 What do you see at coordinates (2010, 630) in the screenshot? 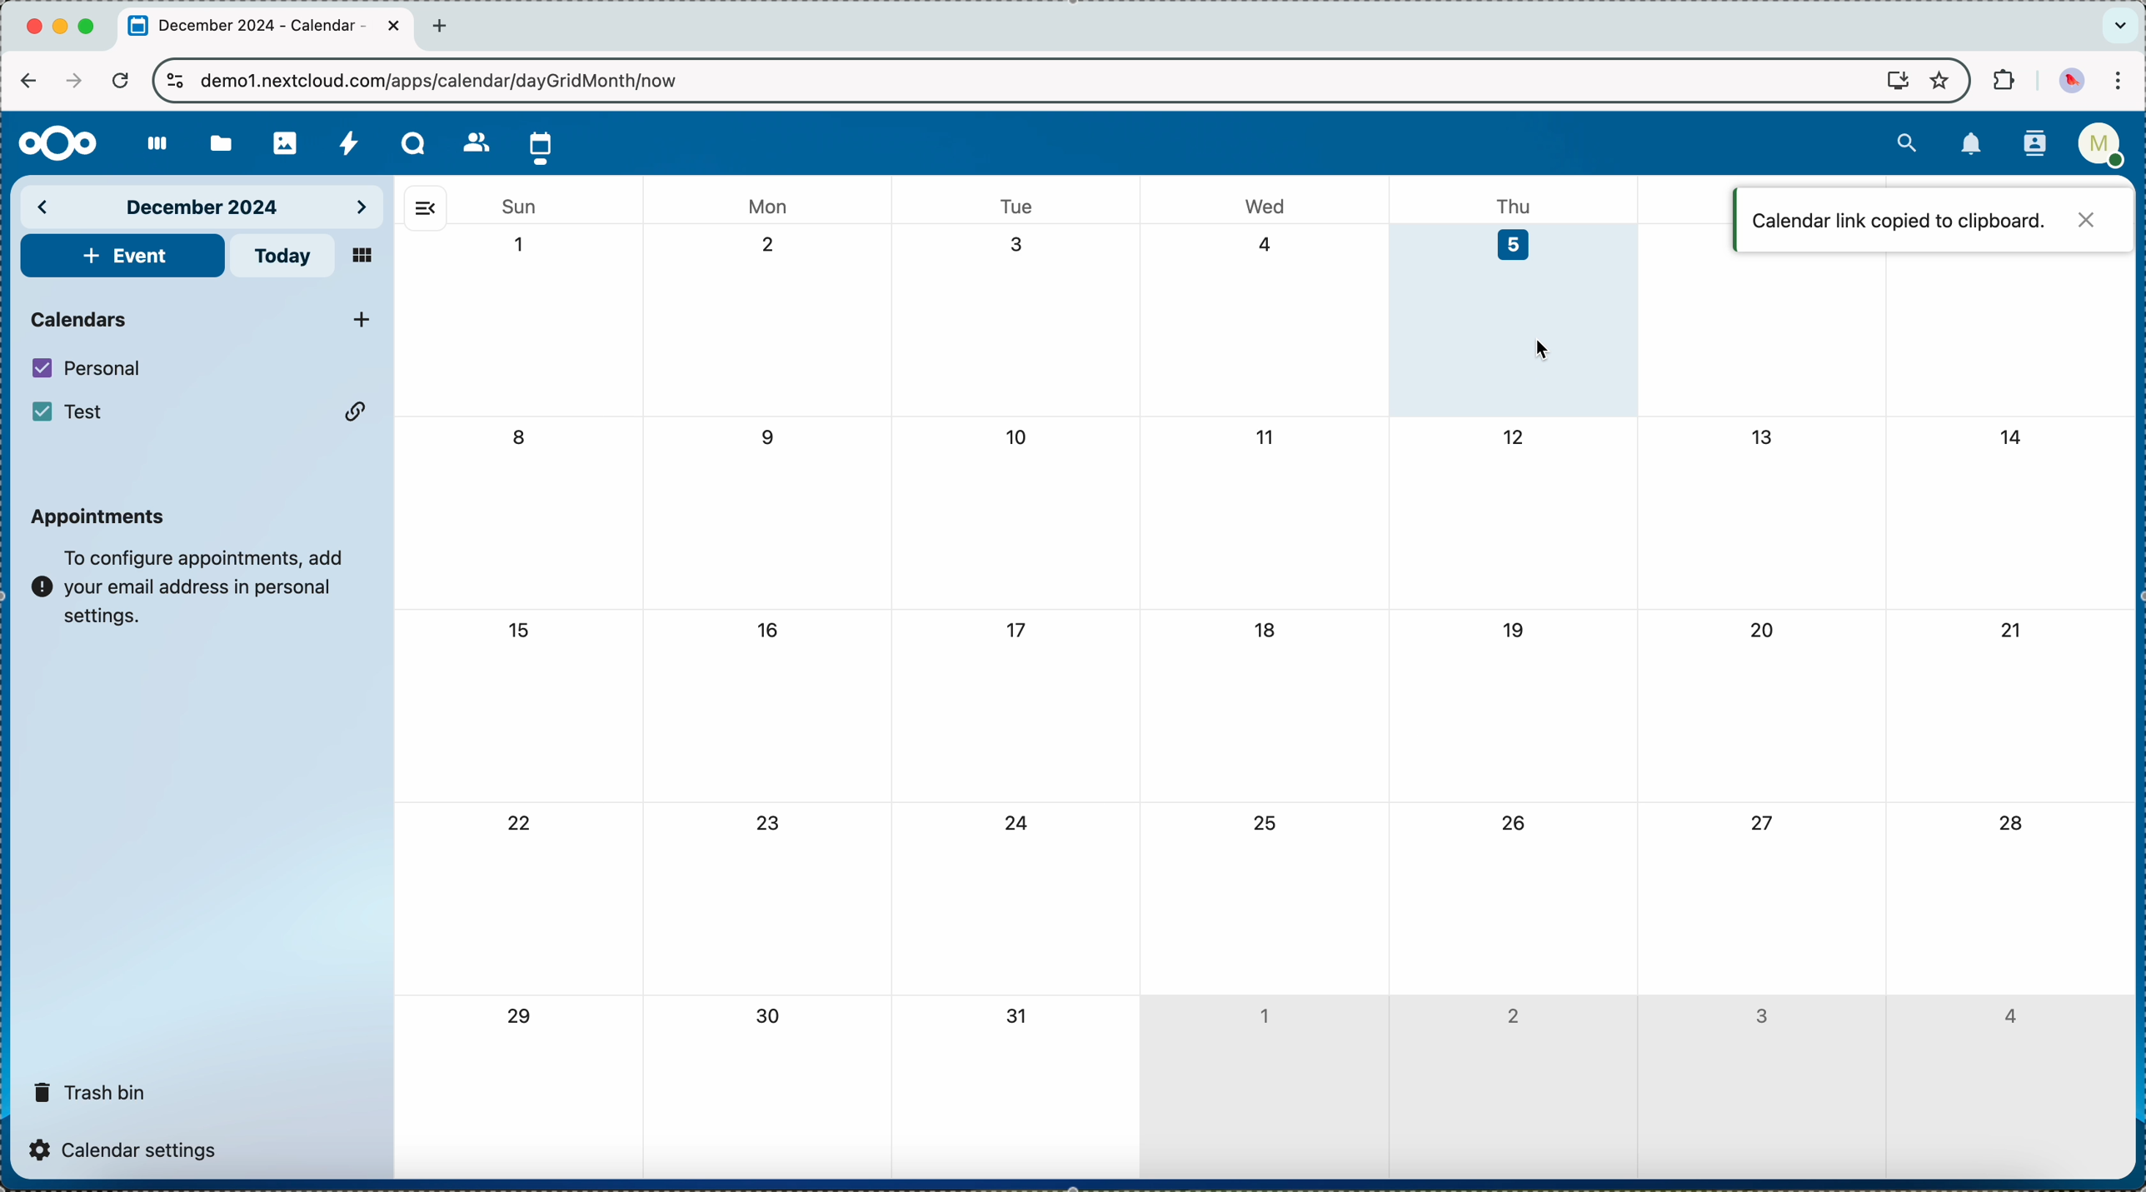
I see `21` at bounding box center [2010, 630].